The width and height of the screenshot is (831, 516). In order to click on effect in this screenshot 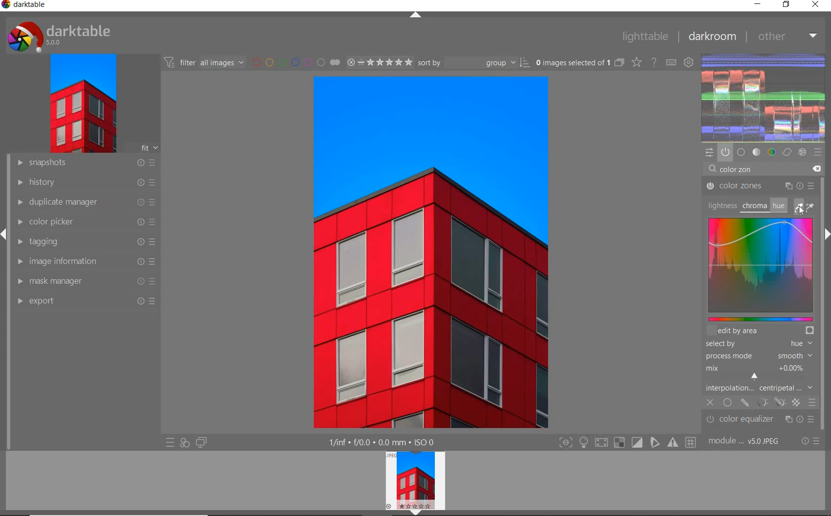, I will do `click(803, 152)`.